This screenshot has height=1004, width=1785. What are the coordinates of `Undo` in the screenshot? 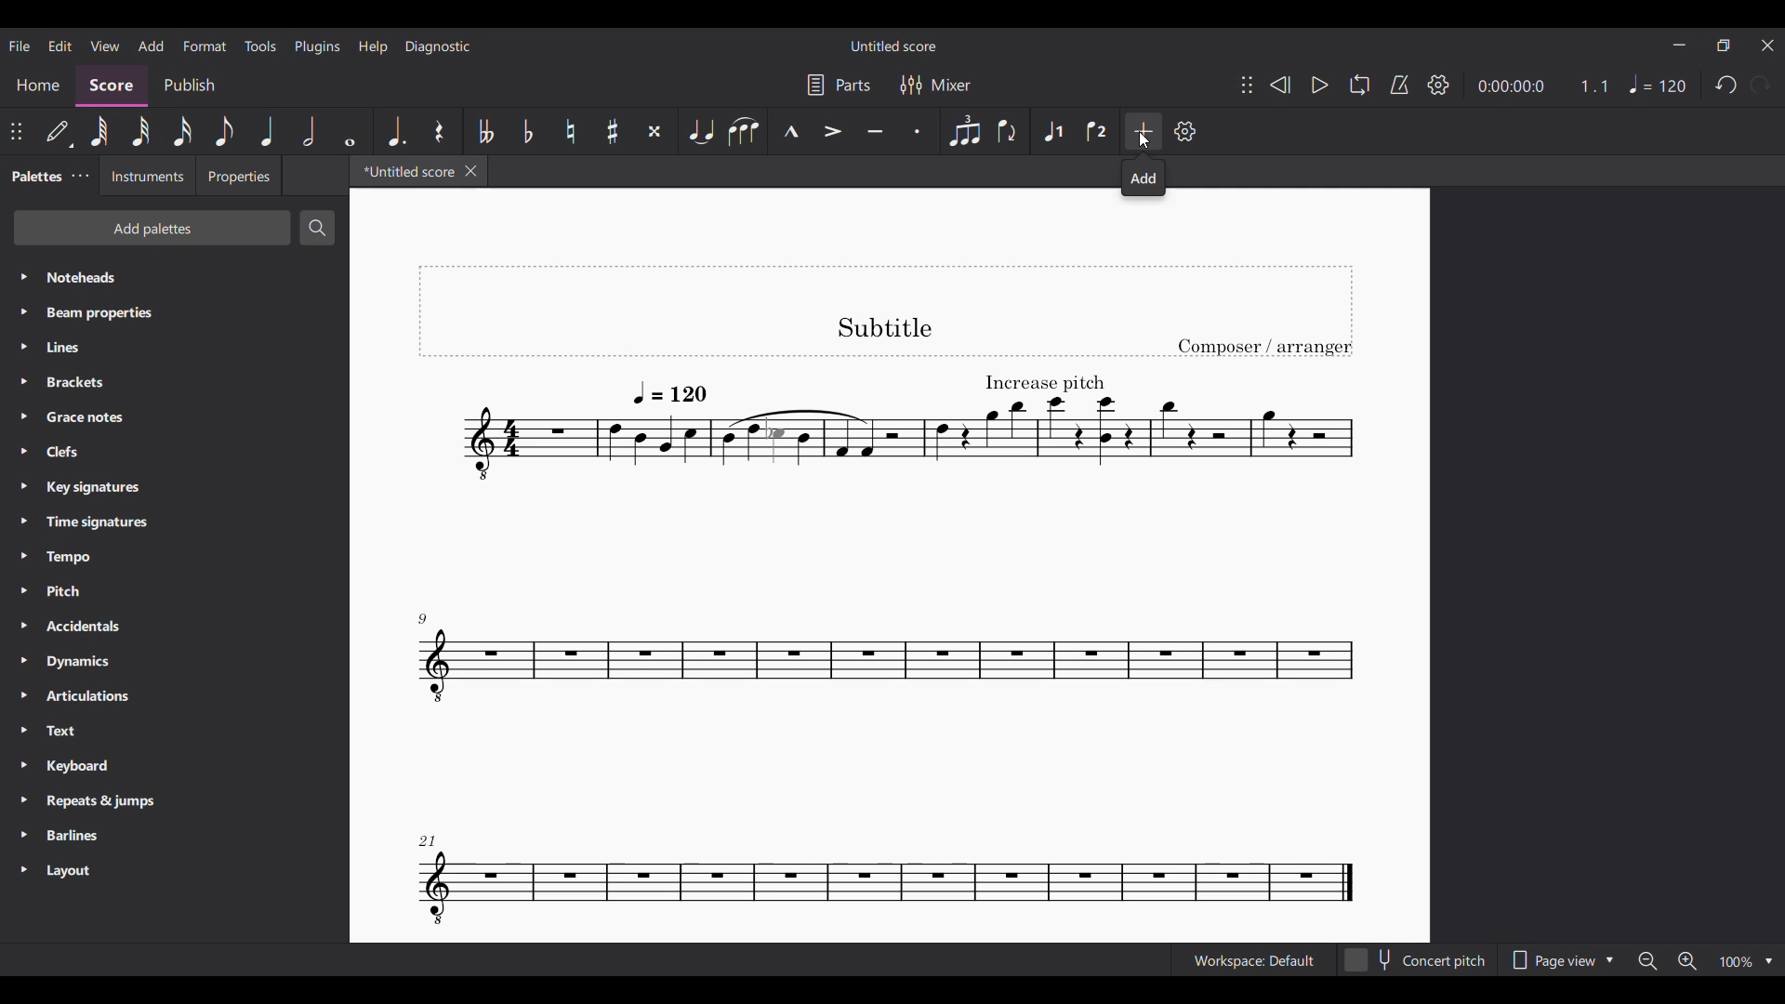 It's located at (1726, 86).